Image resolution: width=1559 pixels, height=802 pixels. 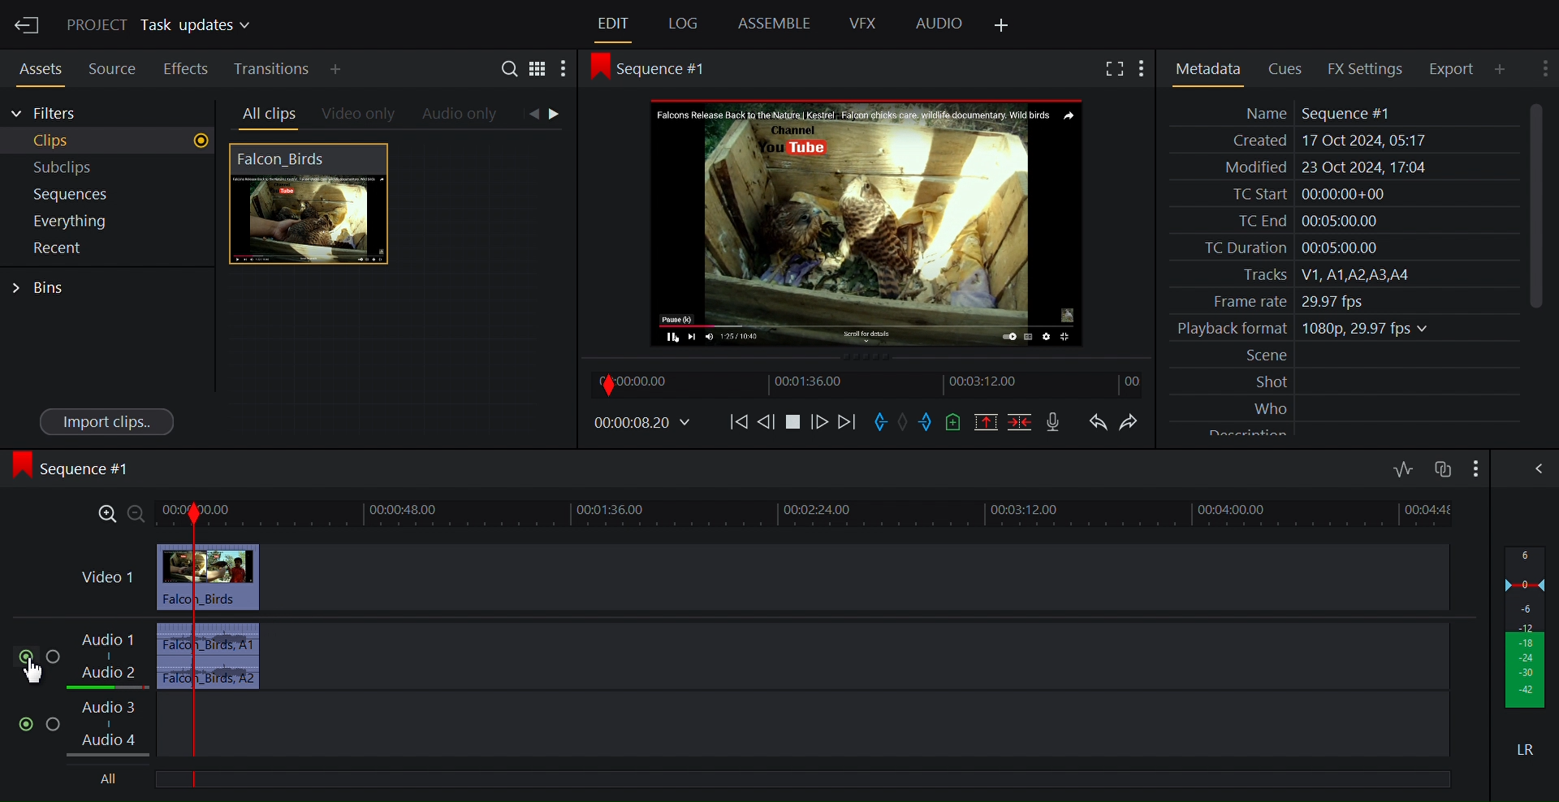 I want to click on All, so click(x=110, y=779).